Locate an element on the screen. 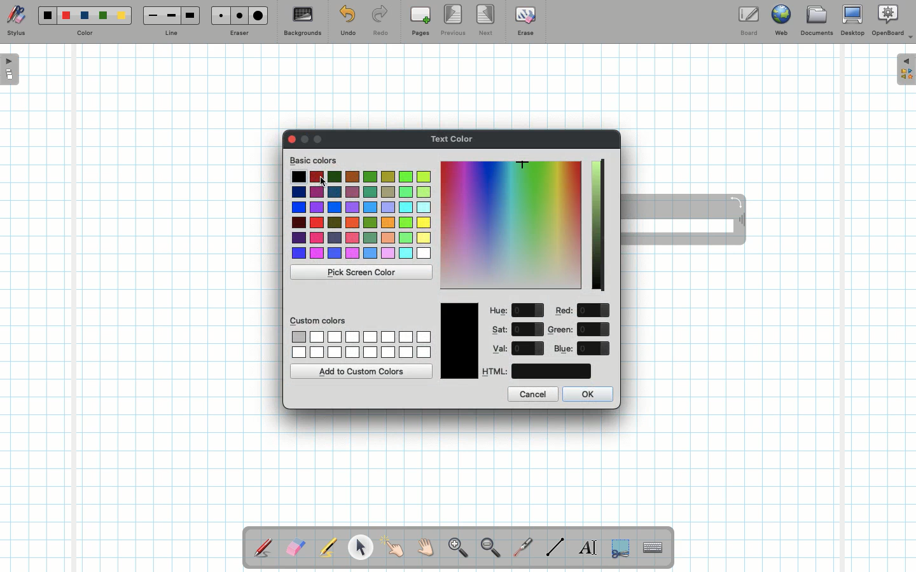 The width and height of the screenshot is (916, 572). Zoom out is located at coordinates (490, 548).